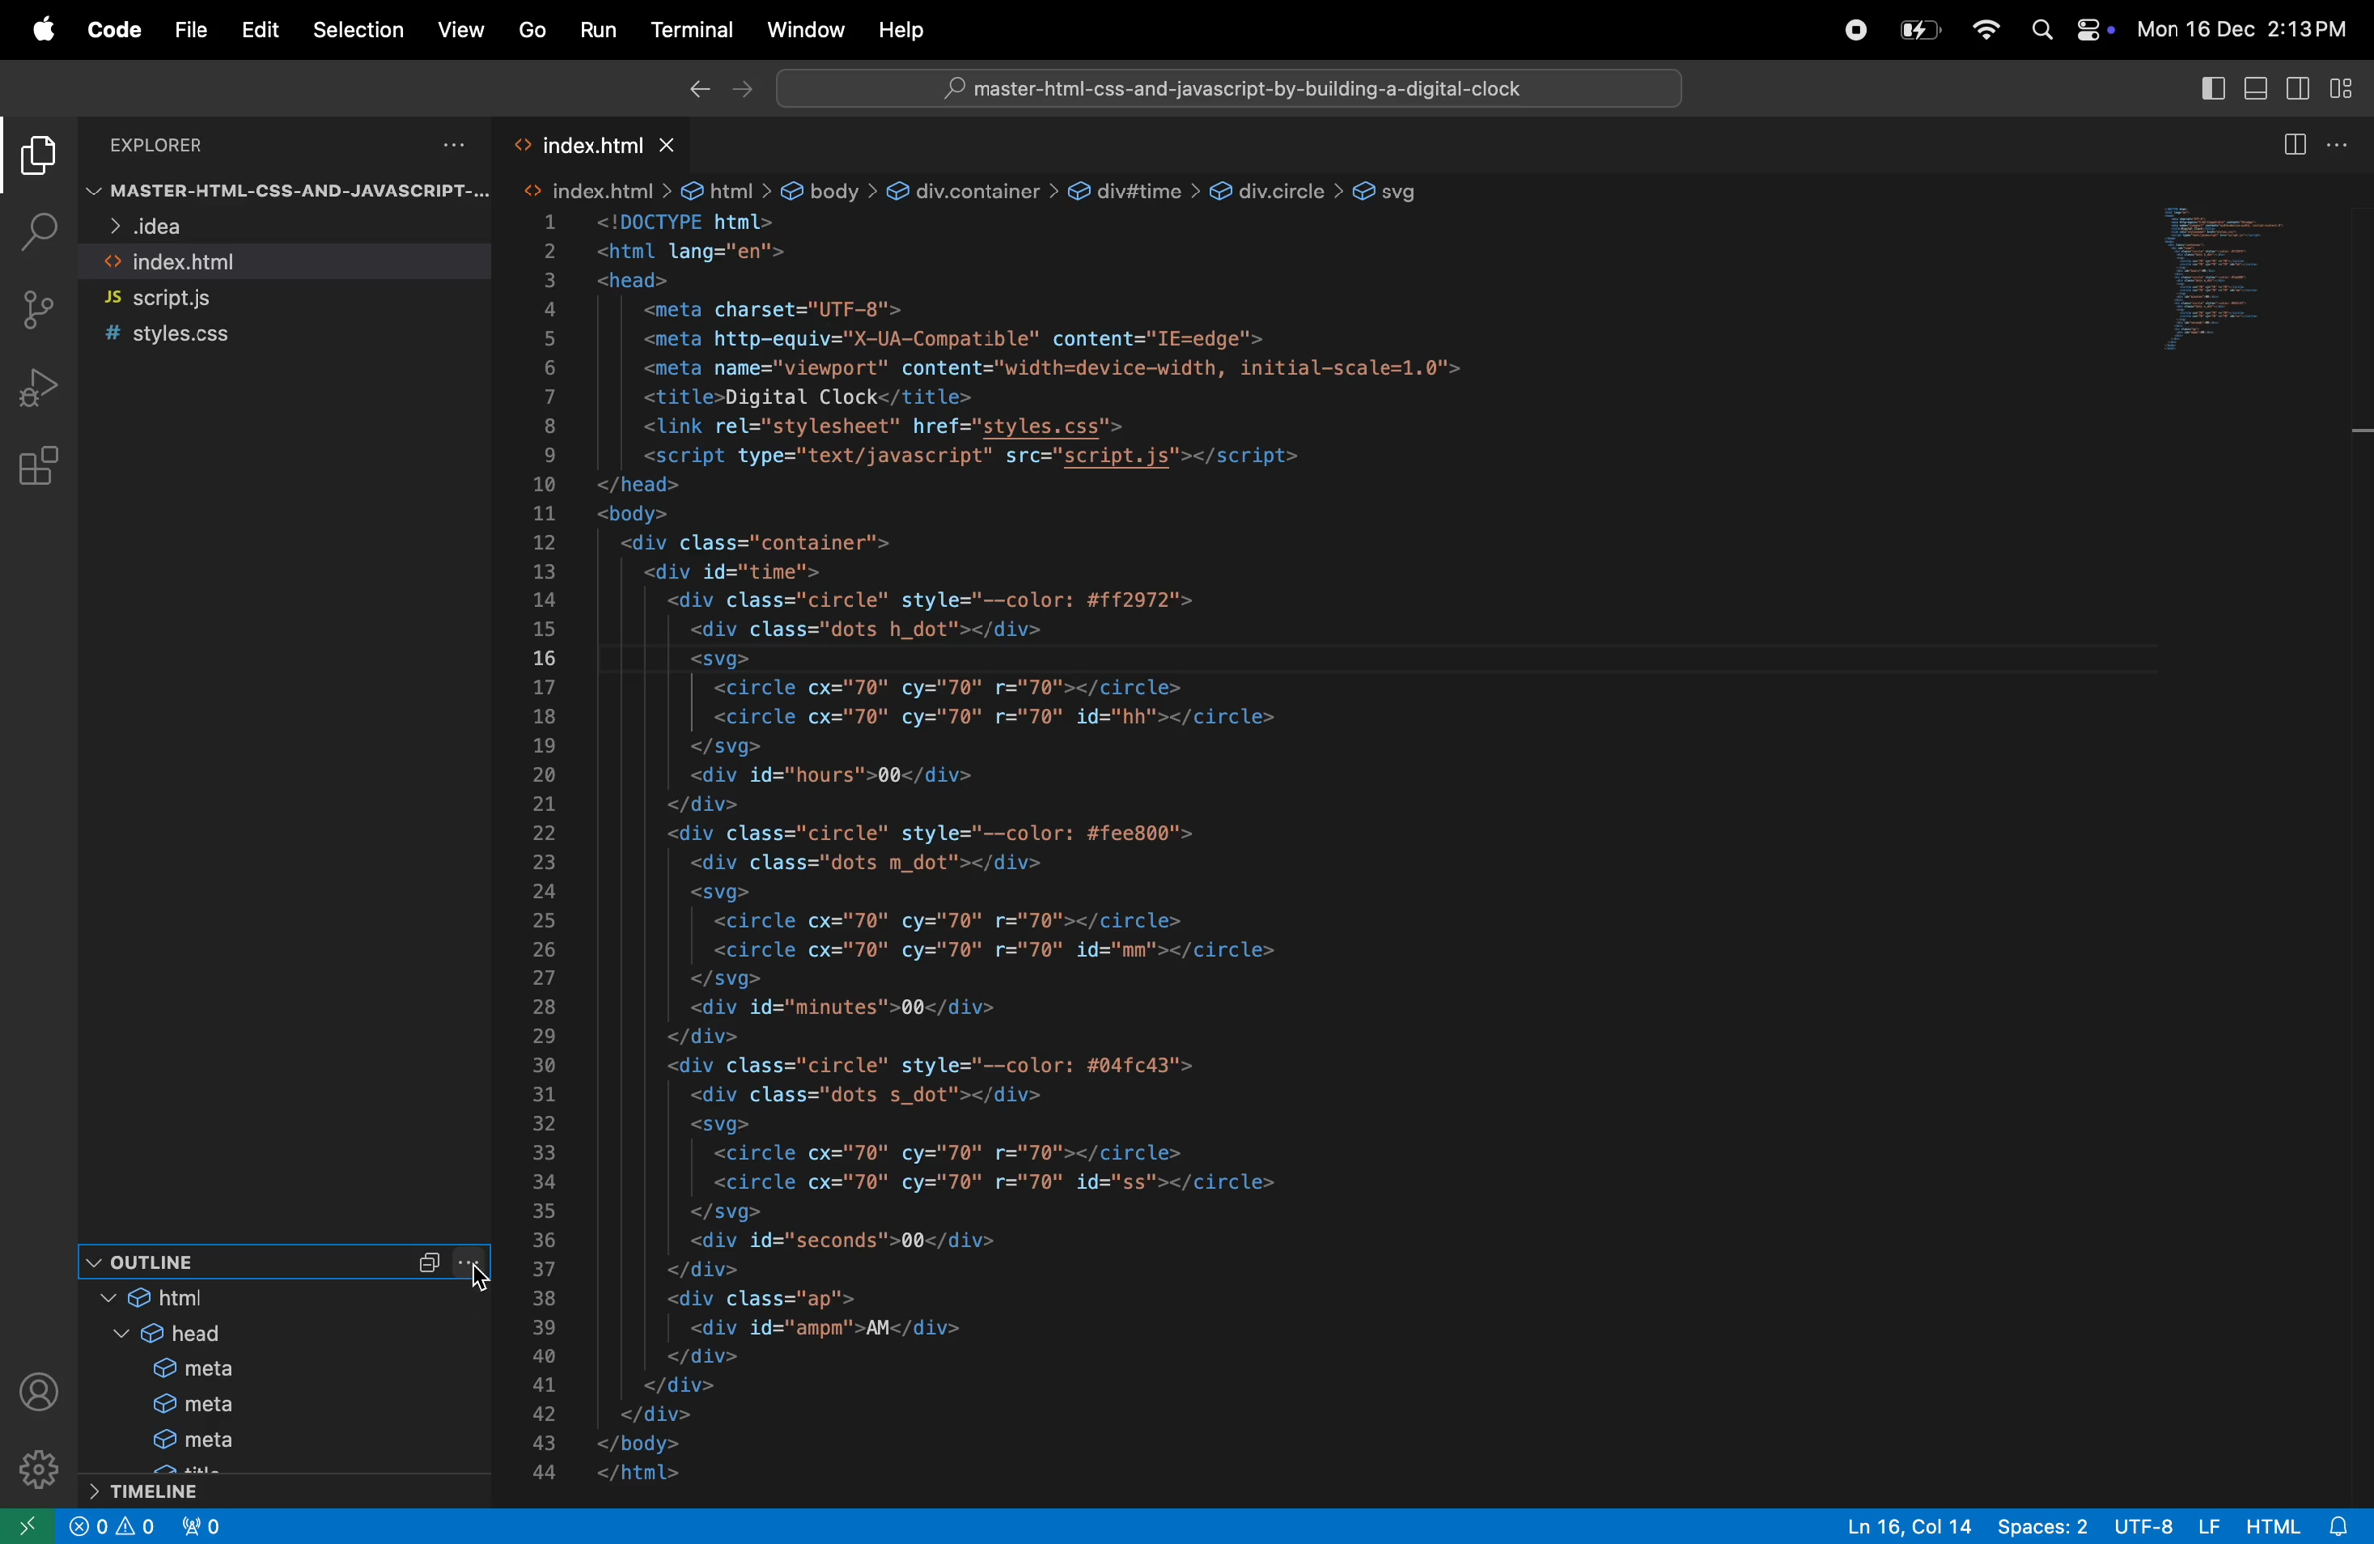 The image size is (2374, 1544). What do you see at coordinates (109, 31) in the screenshot?
I see `code` at bounding box center [109, 31].